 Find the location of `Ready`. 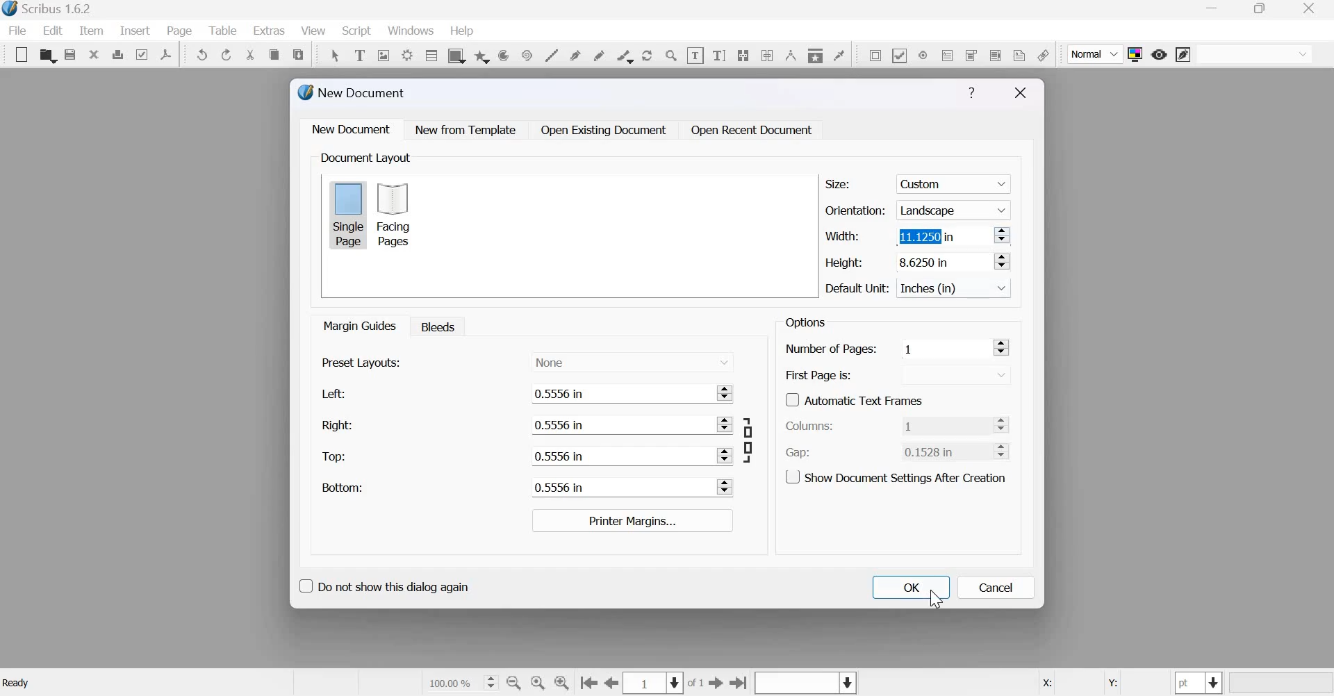

Ready is located at coordinates (18, 683).